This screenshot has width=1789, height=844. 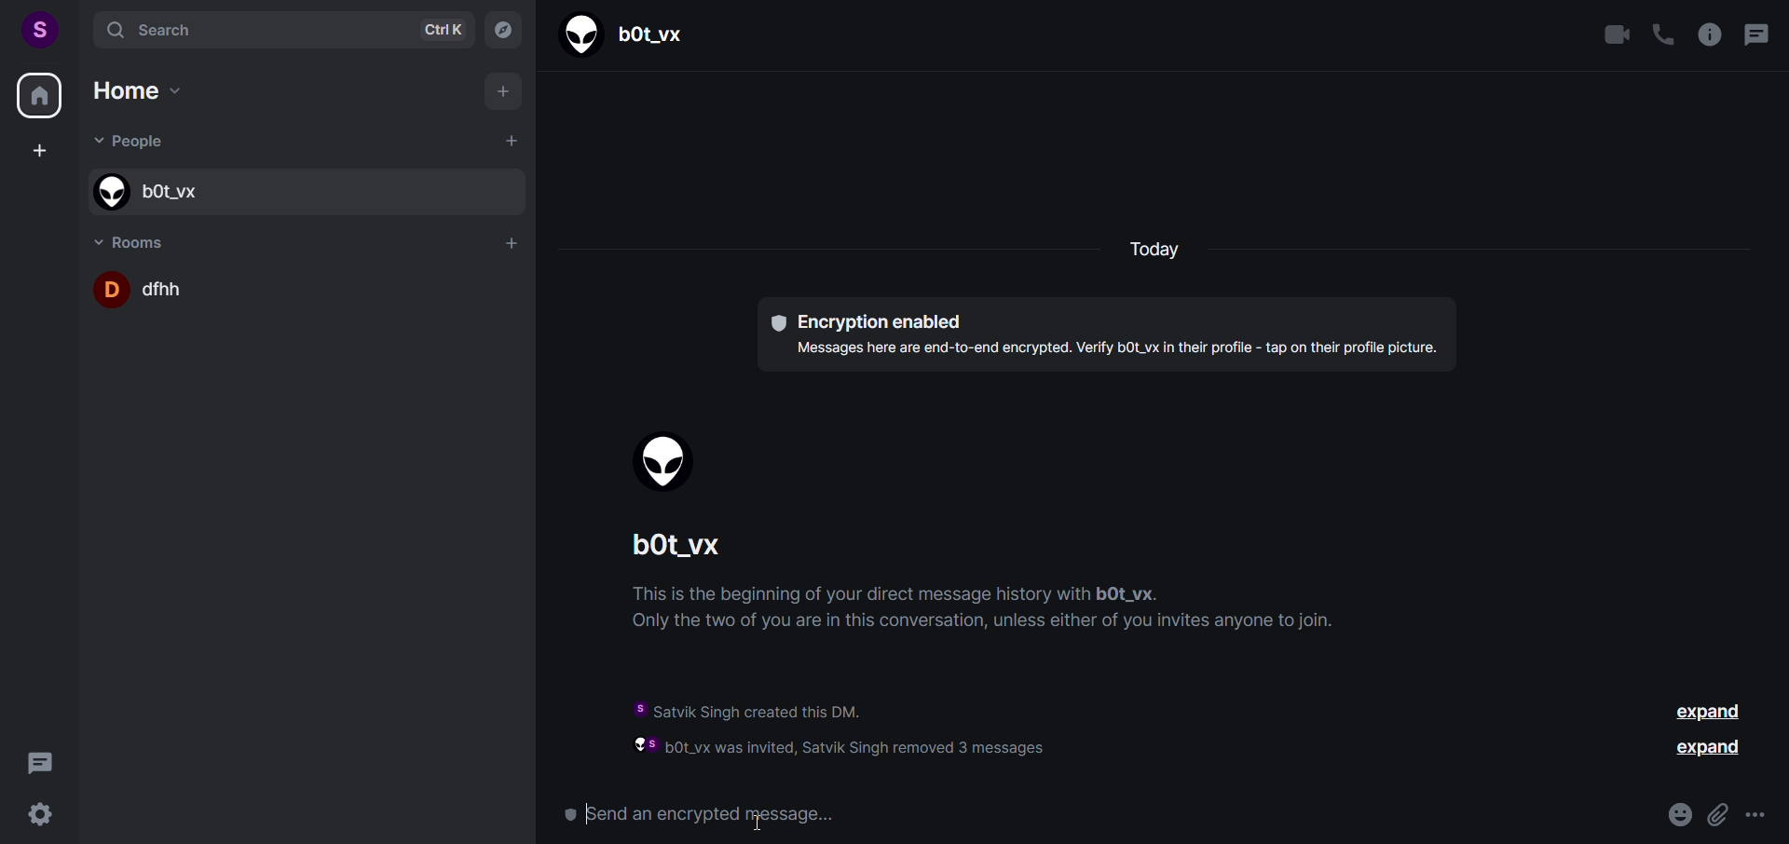 What do you see at coordinates (509, 141) in the screenshot?
I see `add people` at bounding box center [509, 141].